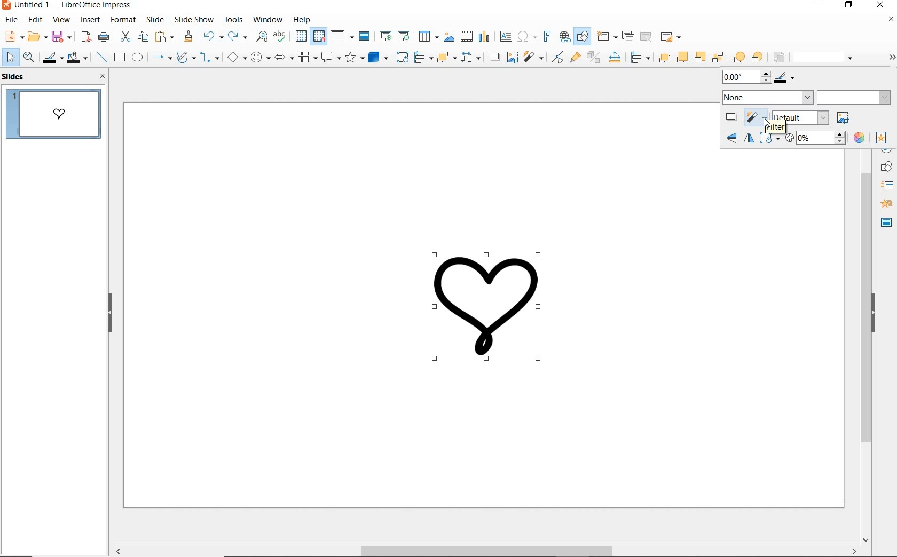 The height and width of the screenshot is (557, 897). I want to click on line style, so click(826, 58).